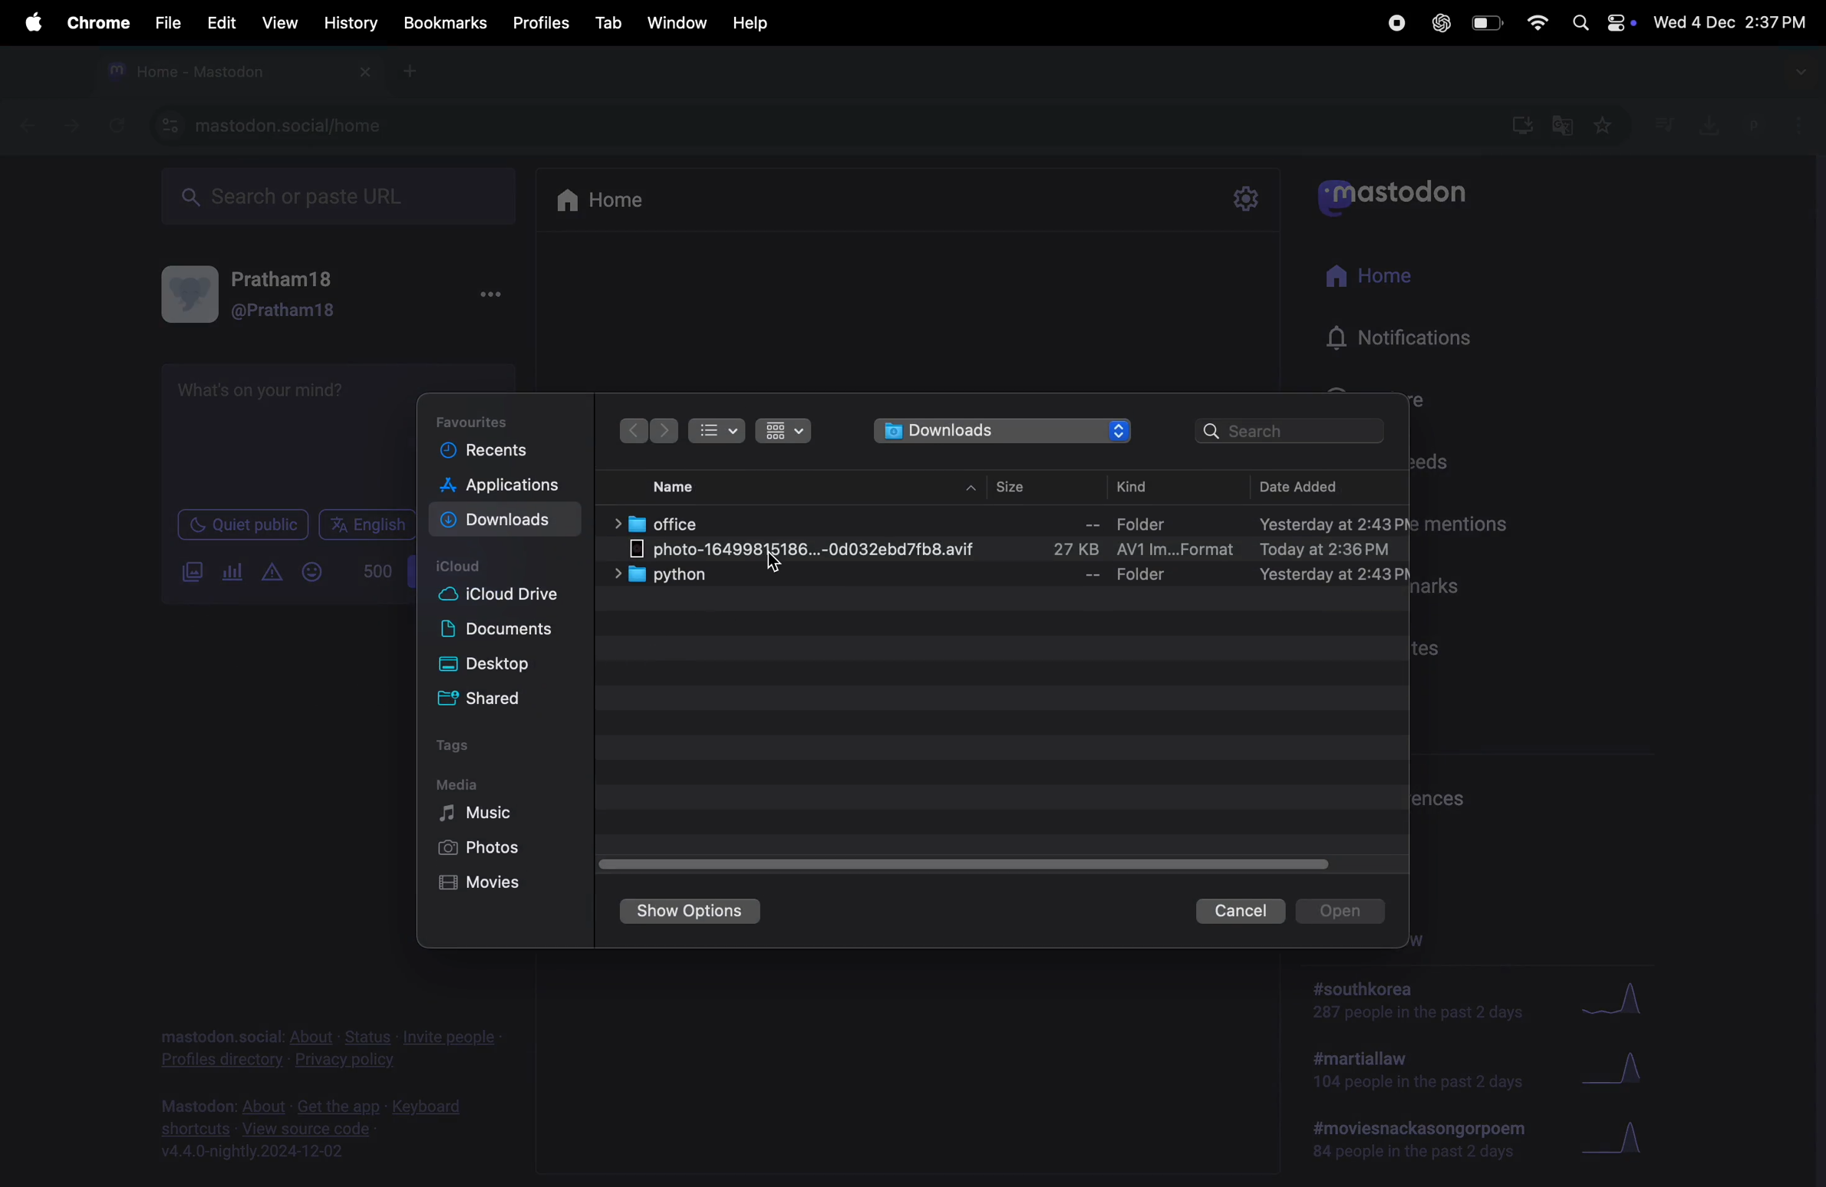 Image resolution: width=1826 pixels, height=1187 pixels. What do you see at coordinates (1395, 23) in the screenshot?
I see `record` at bounding box center [1395, 23].